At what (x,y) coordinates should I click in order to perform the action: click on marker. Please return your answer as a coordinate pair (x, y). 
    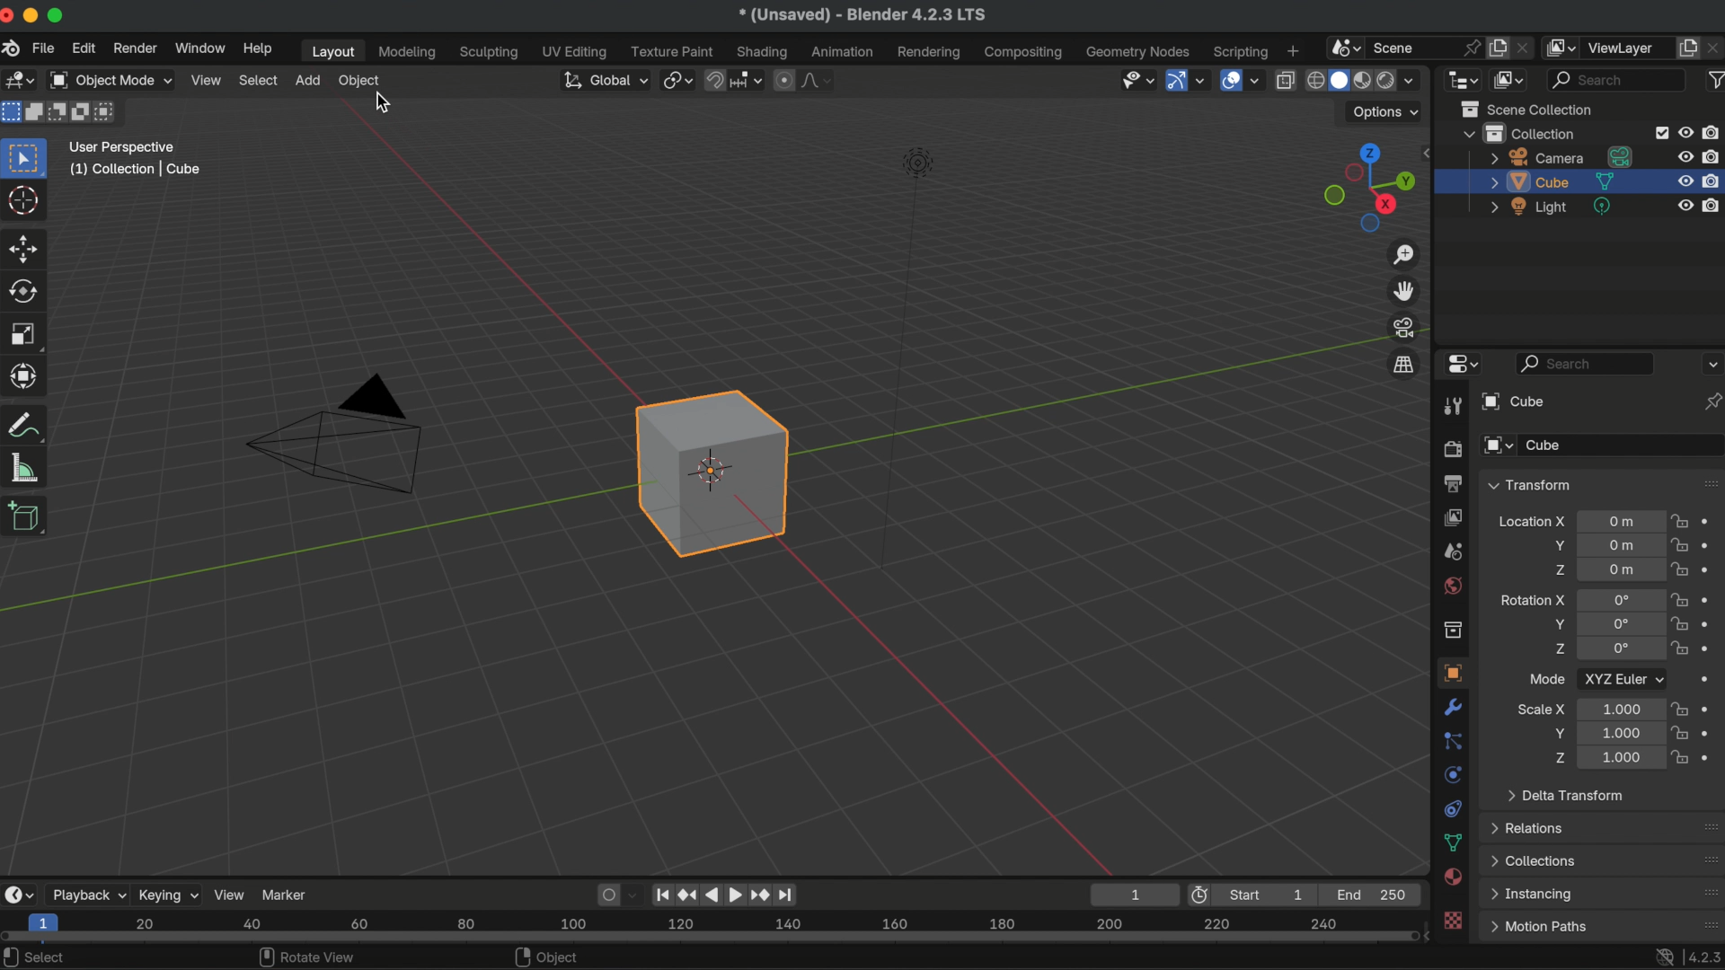
    Looking at the image, I should click on (287, 893).